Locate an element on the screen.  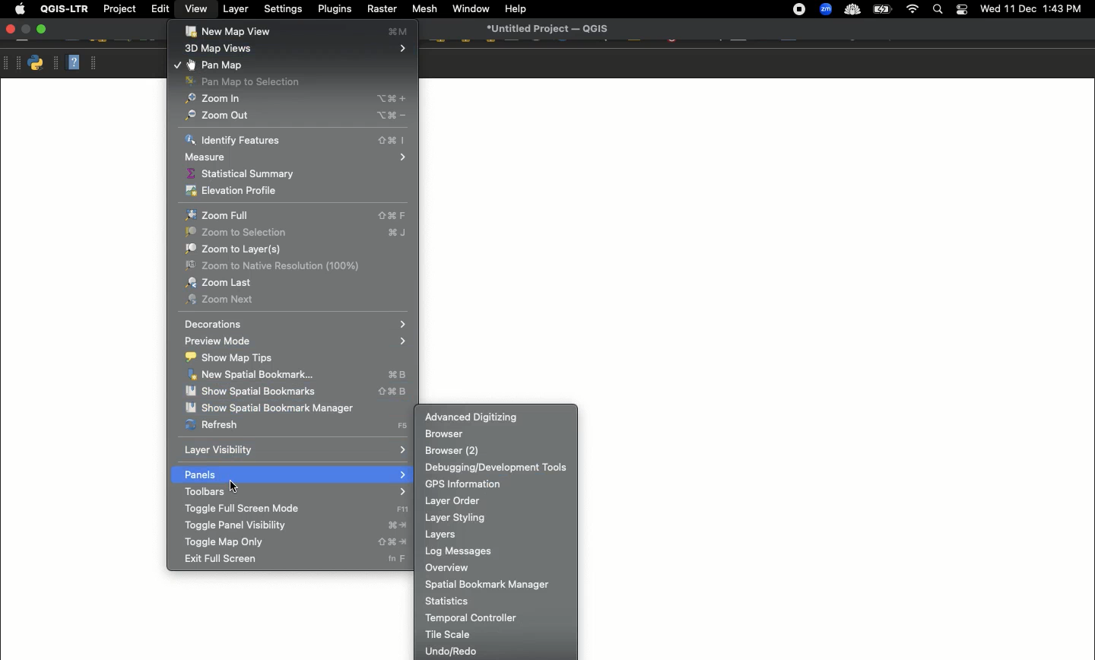
Project is located at coordinates (119, 10).